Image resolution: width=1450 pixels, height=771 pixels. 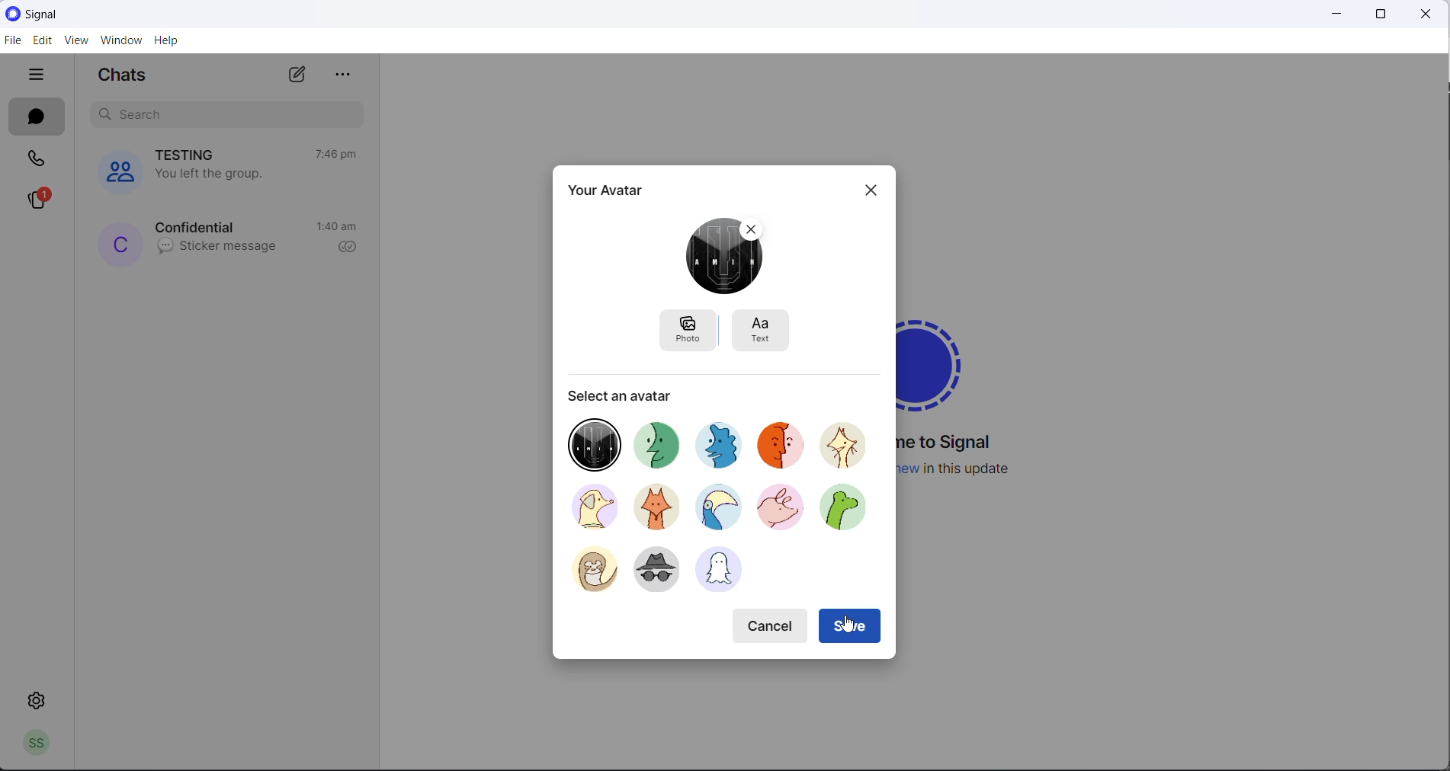 I want to click on last message, so click(x=217, y=248).